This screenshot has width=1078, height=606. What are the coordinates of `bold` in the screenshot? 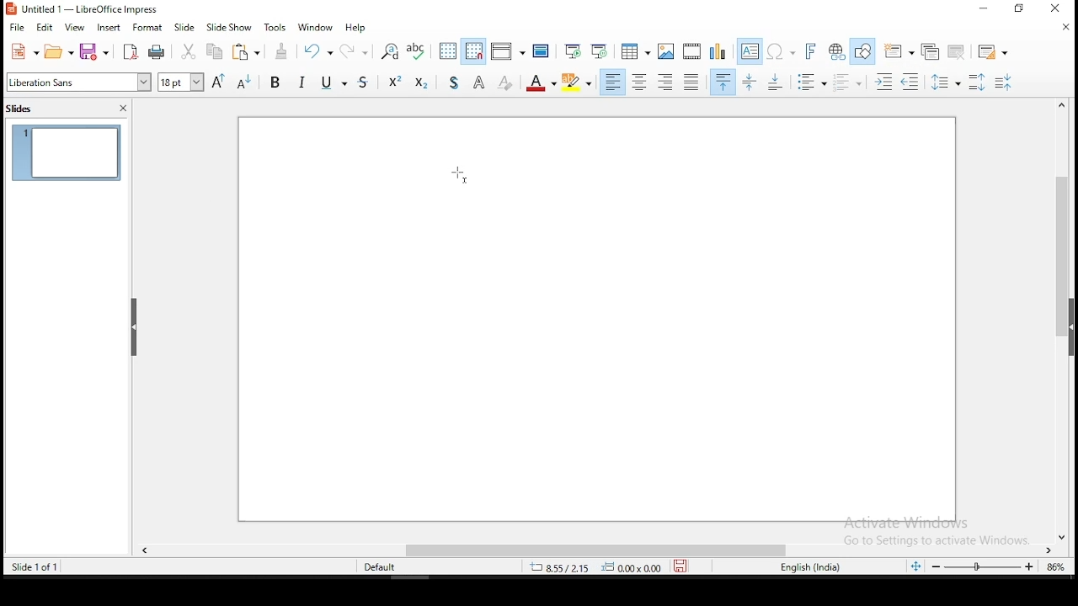 It's located at (276, 85).